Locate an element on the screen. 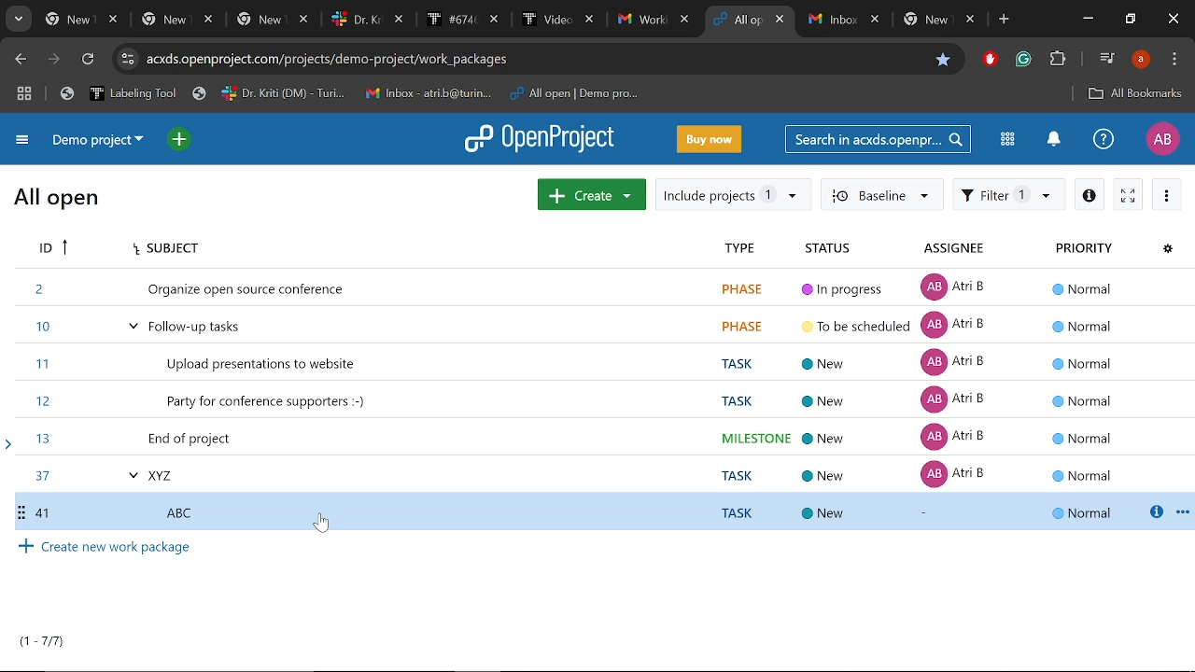 The height and width of the screenshot is (672, 1195). Configure view is located at coordinates (1167, 250).